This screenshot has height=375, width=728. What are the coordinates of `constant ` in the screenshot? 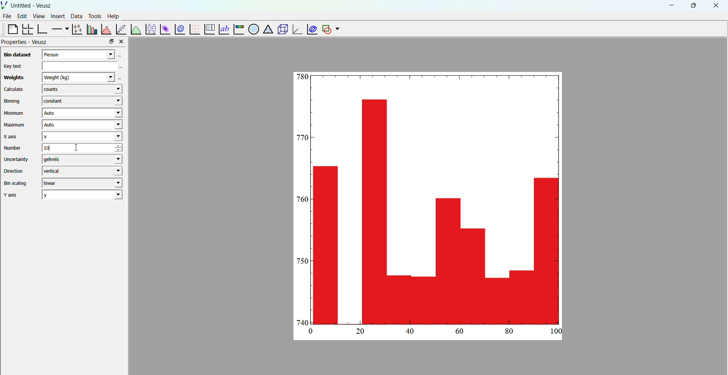 It's located at (80, 101).